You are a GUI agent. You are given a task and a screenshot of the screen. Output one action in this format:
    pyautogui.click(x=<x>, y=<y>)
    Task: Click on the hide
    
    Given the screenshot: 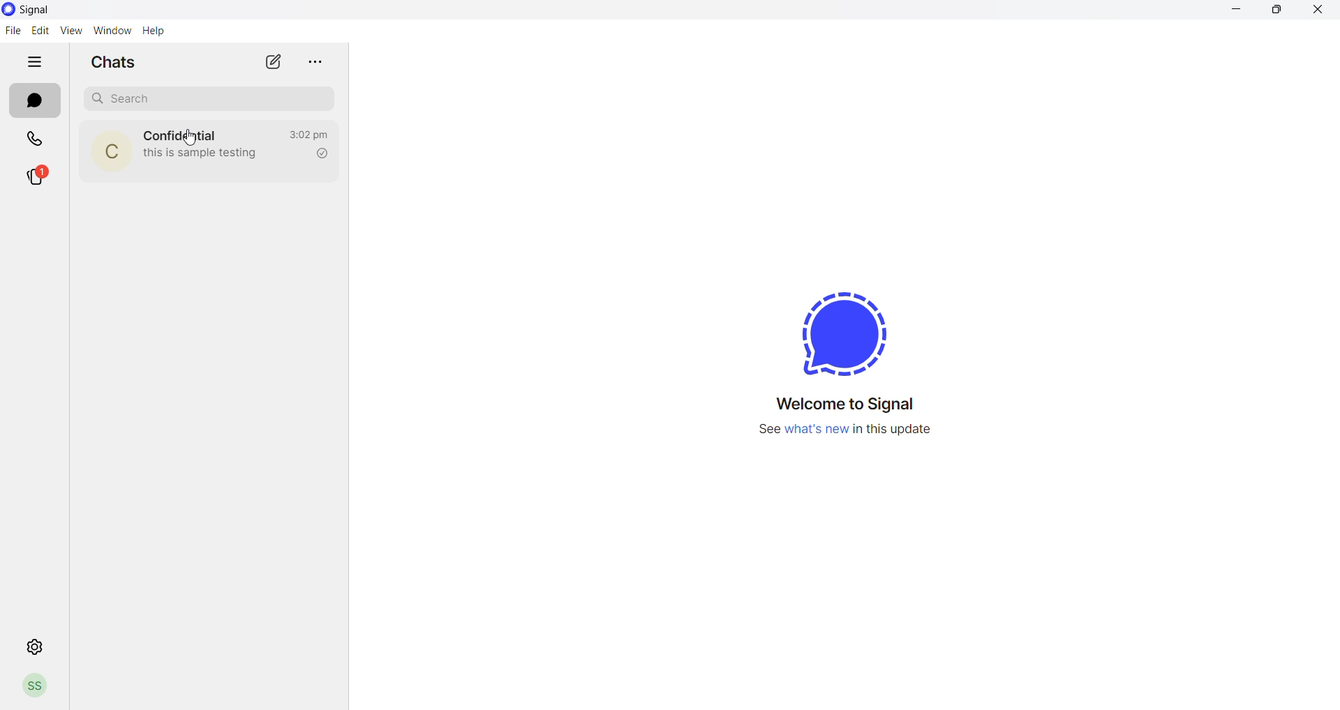 What is the action you would take?
    pyautogui.click(x=33, y=63)
    